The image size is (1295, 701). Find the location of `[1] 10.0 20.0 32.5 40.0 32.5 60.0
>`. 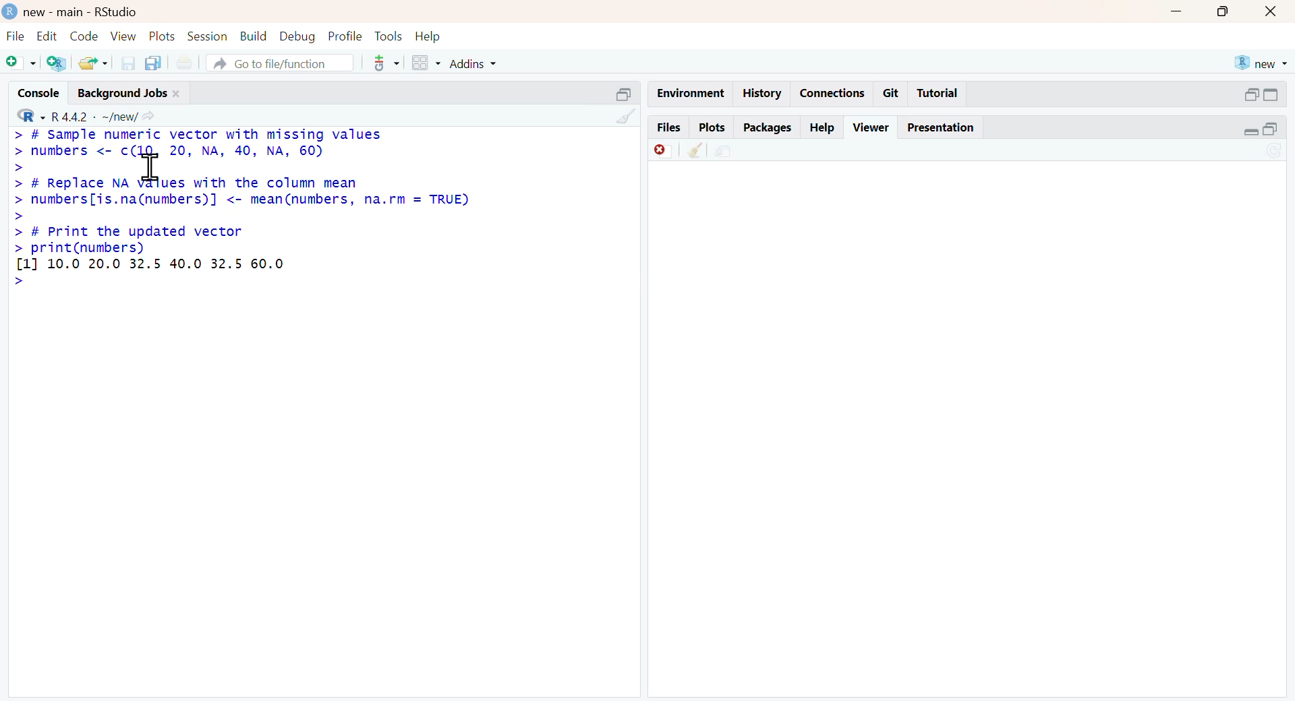

[1] 10.0 20.0 32.5 40.0 32.5 60.0
> is located at coordinates (148, 272).